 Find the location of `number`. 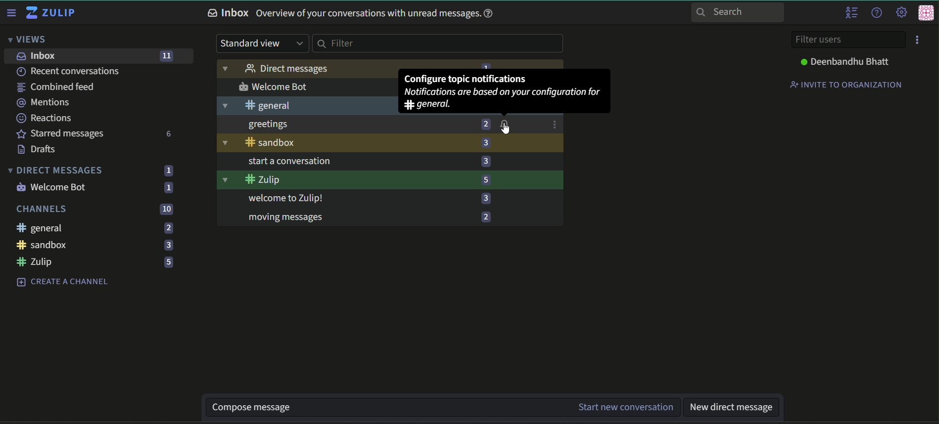

number is located at coordinates (483, 124).